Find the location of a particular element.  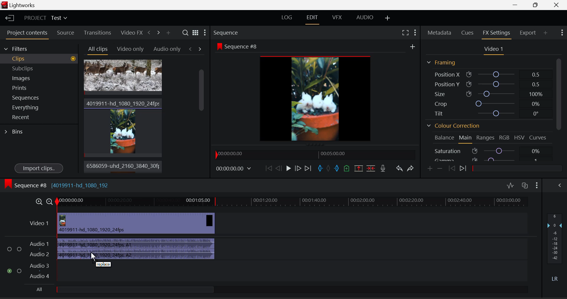

Redo is located at coordinates (411, 168).